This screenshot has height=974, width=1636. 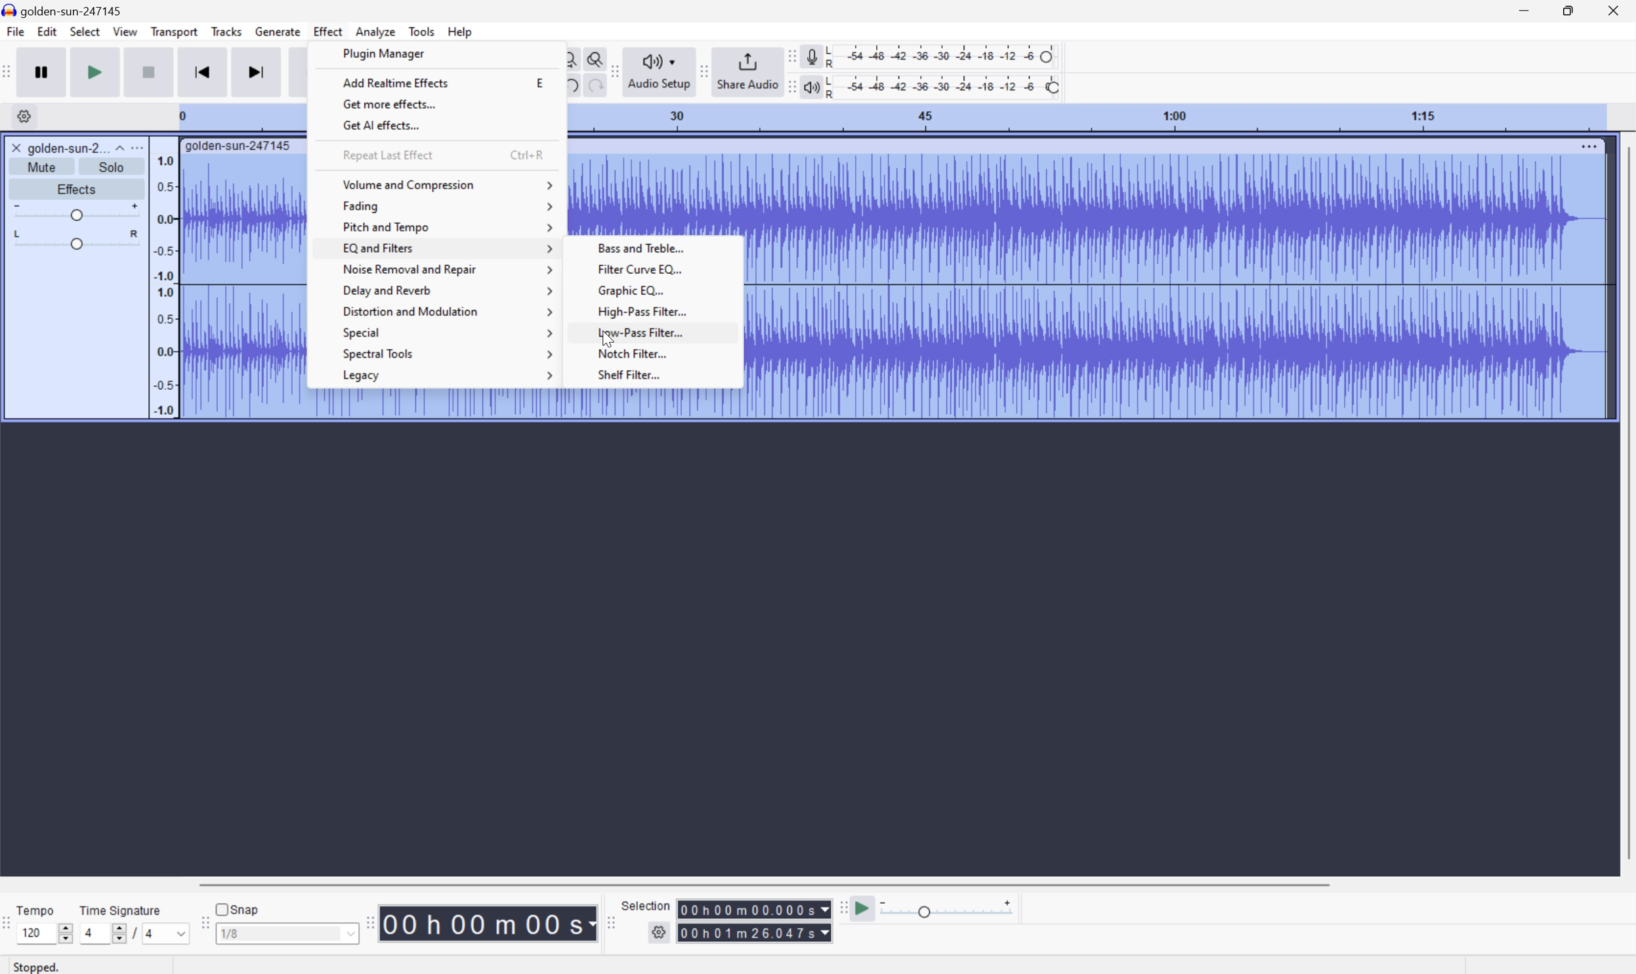 I want to click on /, so click(x=134, y=933).